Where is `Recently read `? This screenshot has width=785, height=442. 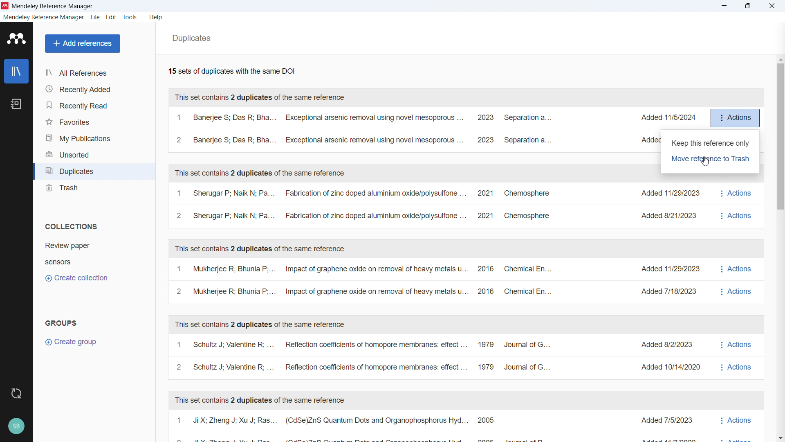
Recently read  is located at coordinates (93, 104).